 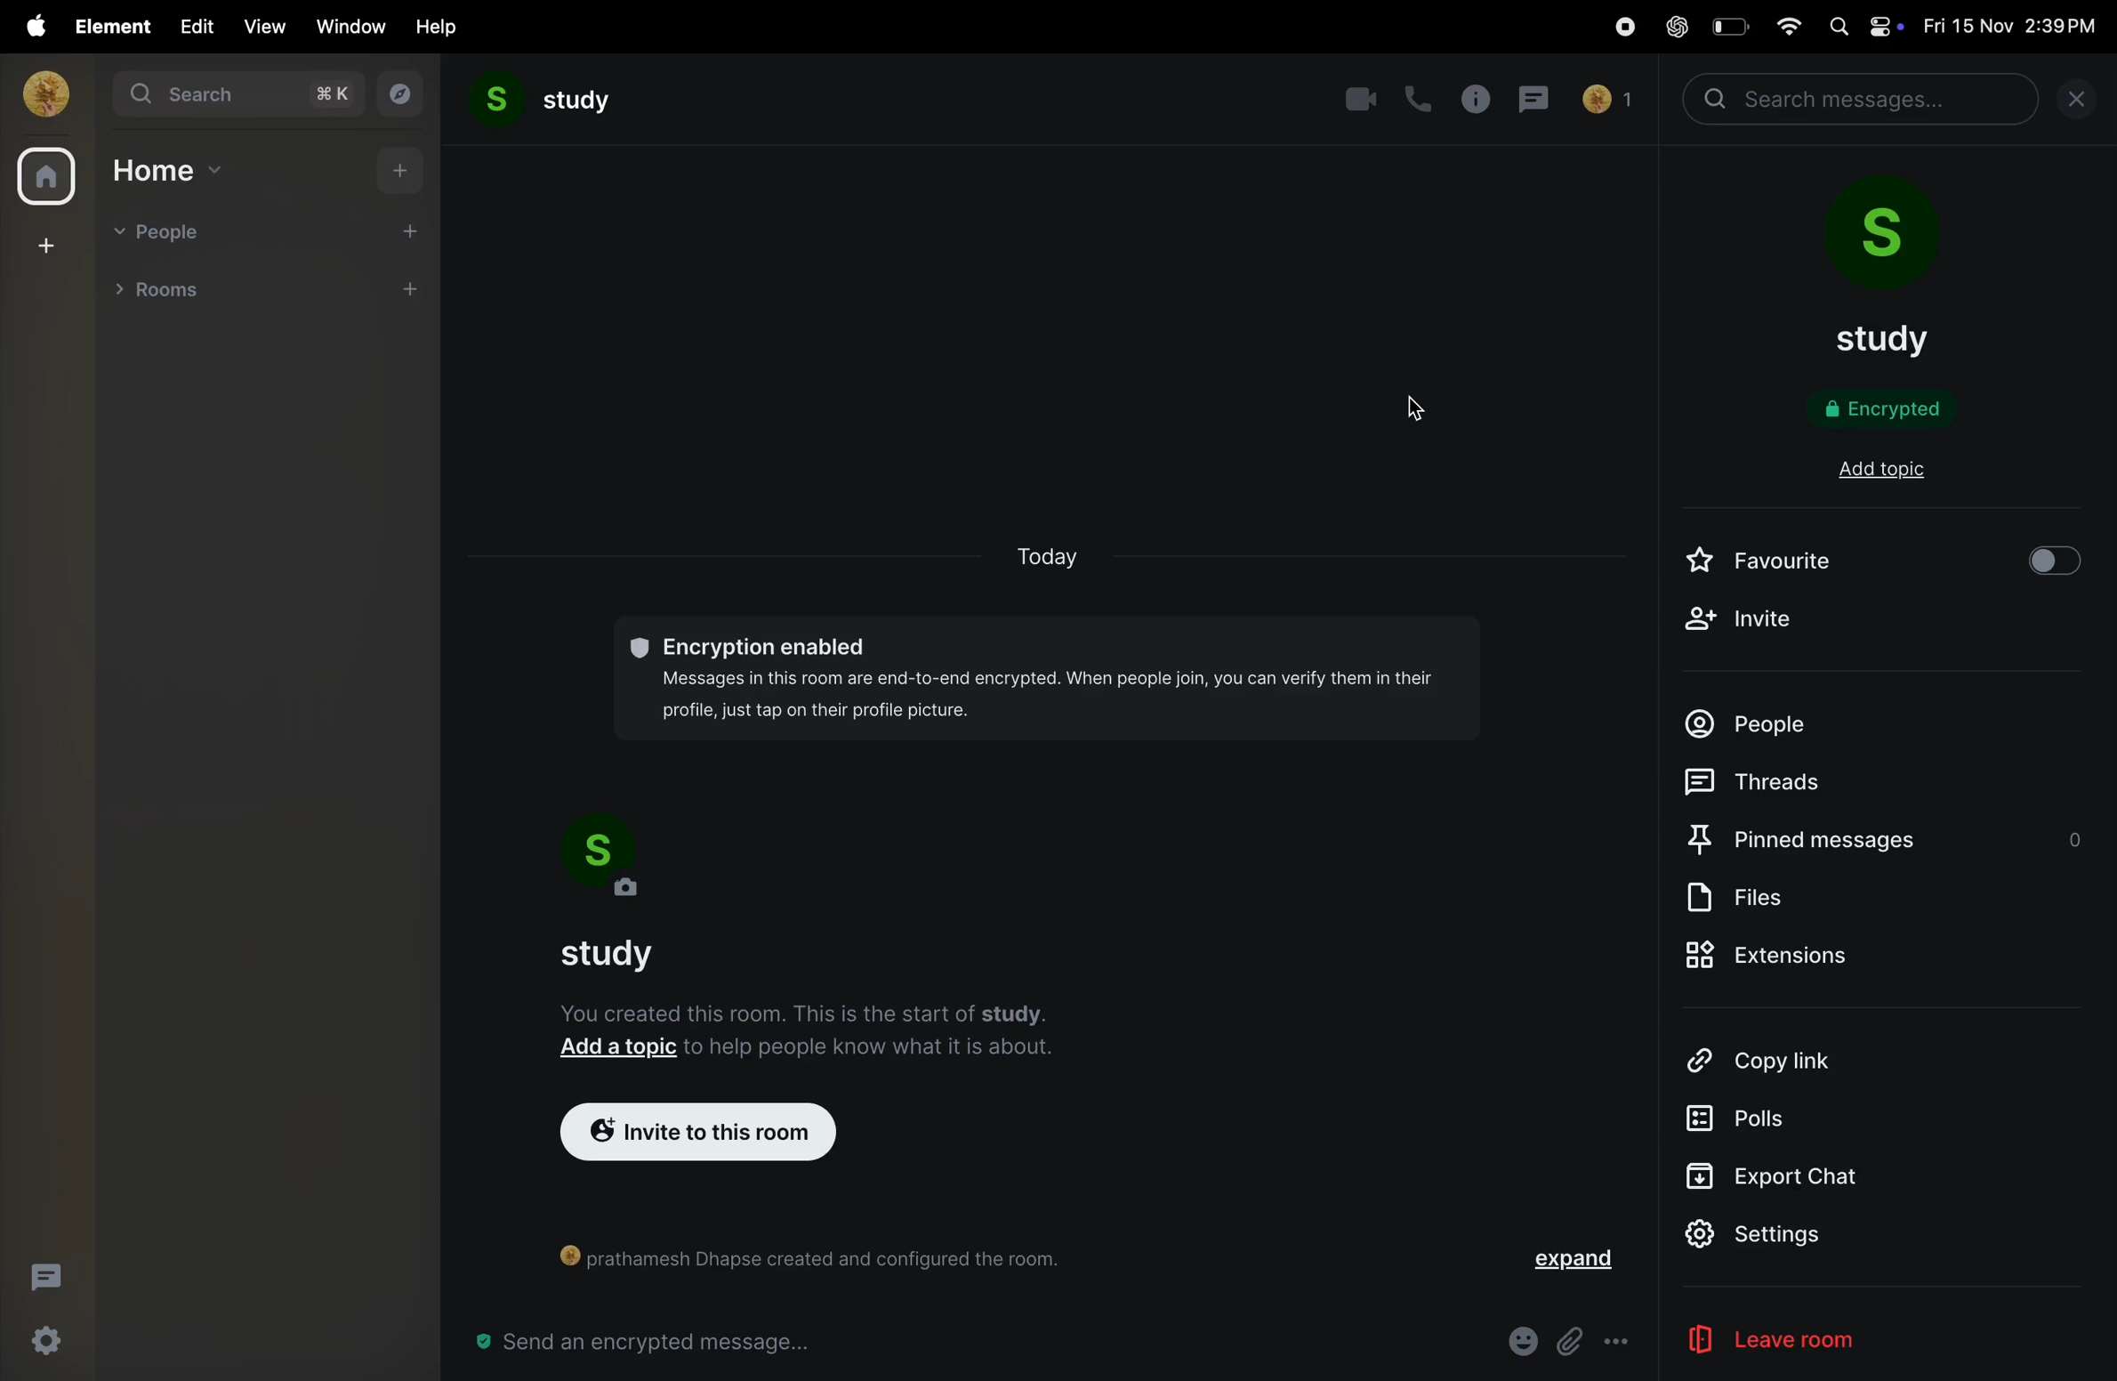 What do you see at coordinates (1755, 780) in the screenshot?
I see `threads` at bounding box center [1755, 780].